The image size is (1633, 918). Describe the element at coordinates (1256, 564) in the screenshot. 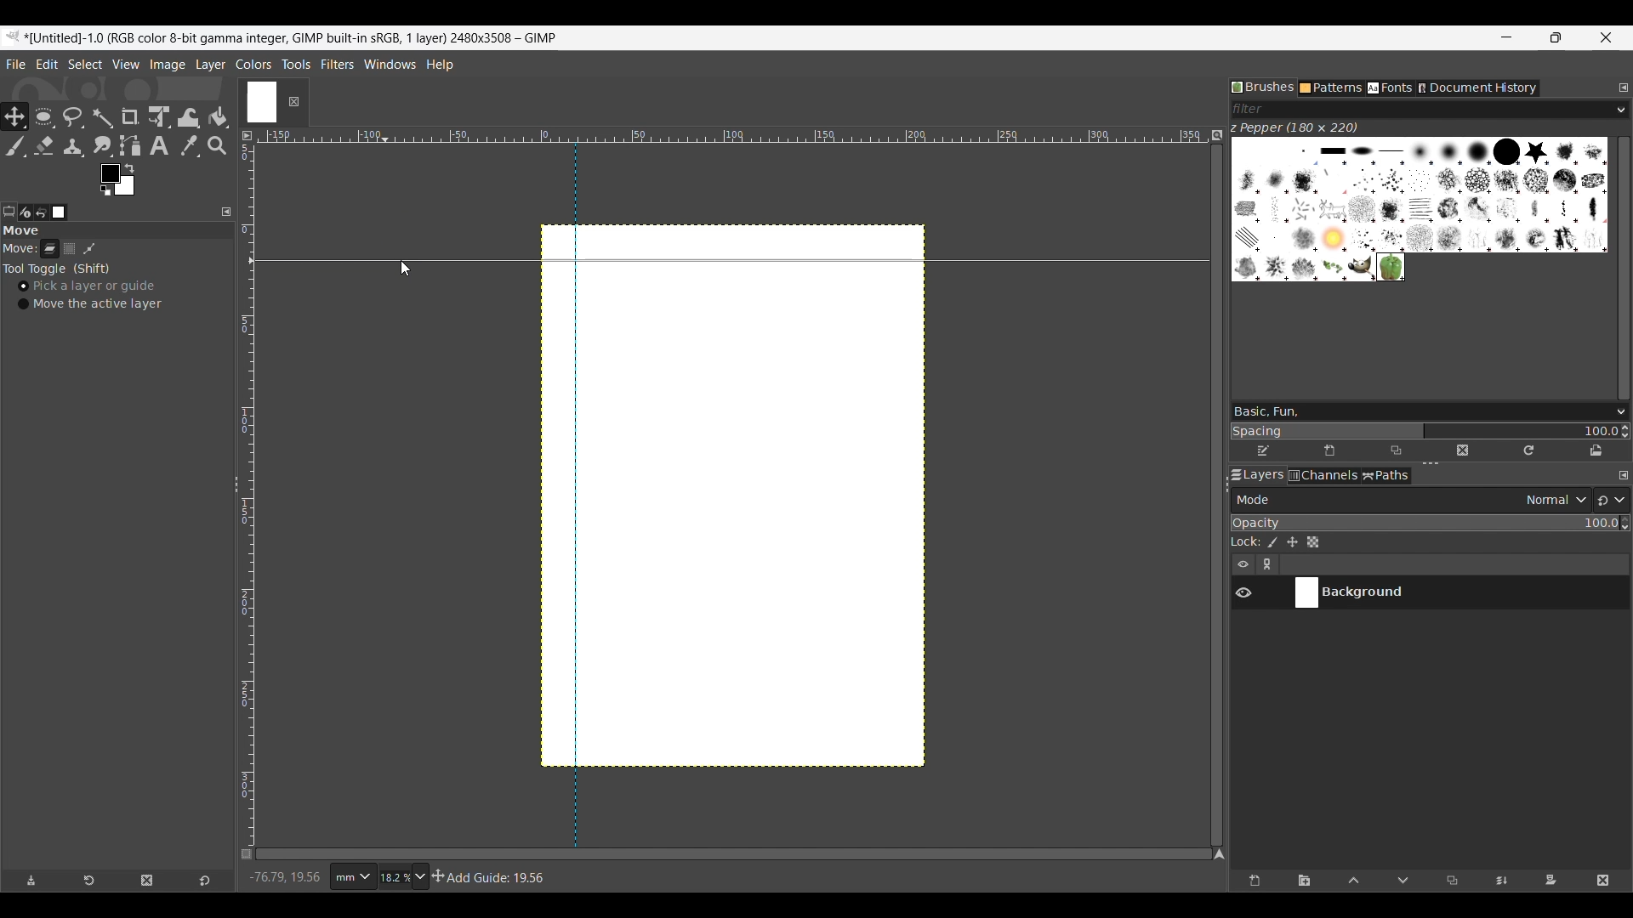

I see `Layer settings` at that location.